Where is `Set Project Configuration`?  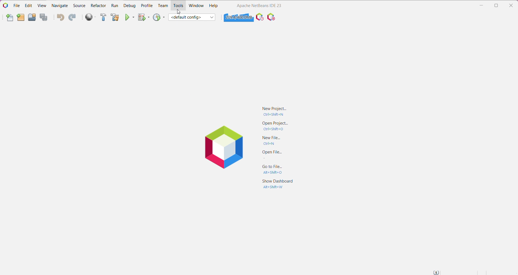 Set Project Configuration is located at coordinates (192, 17).